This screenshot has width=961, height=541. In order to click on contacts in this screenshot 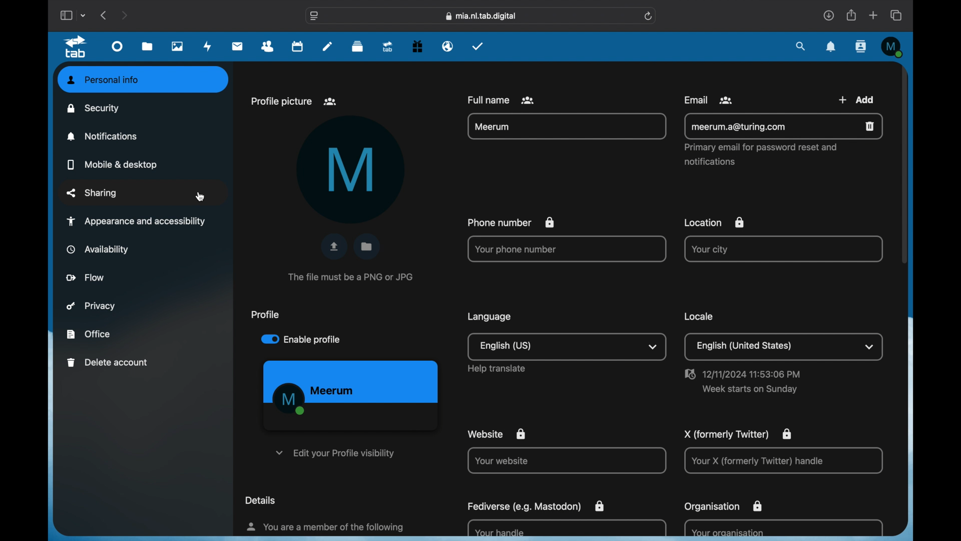, I will do `click(860, 46)`.